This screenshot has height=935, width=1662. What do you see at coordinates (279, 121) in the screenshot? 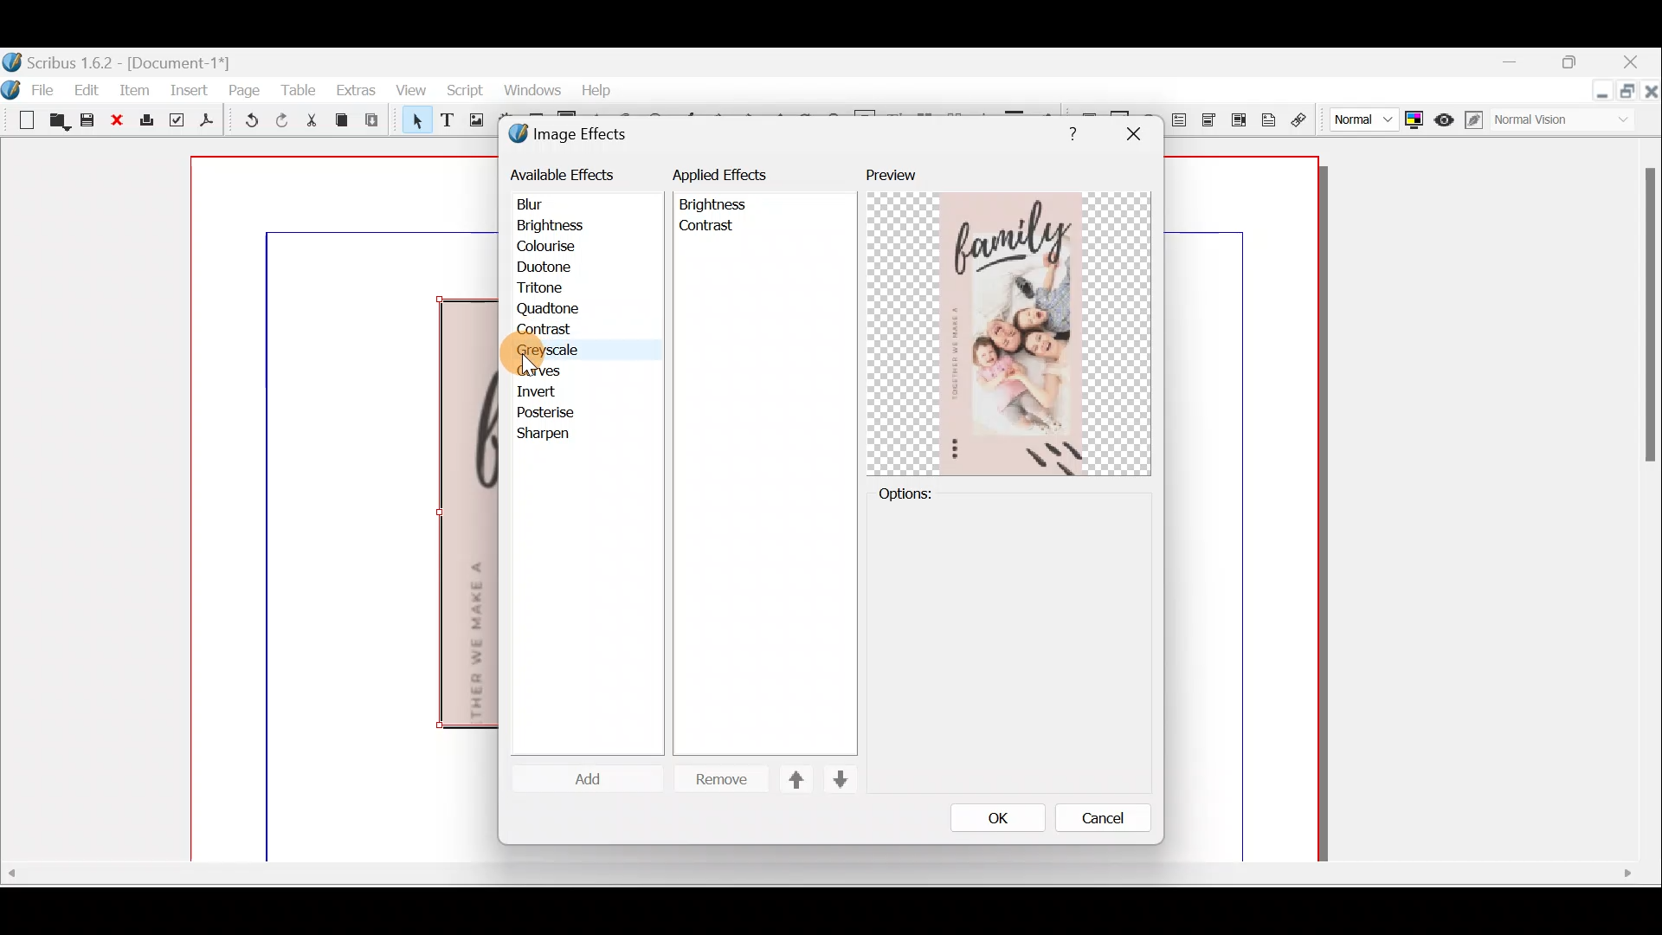
I see `Redo` at bounding box center [279, 121].